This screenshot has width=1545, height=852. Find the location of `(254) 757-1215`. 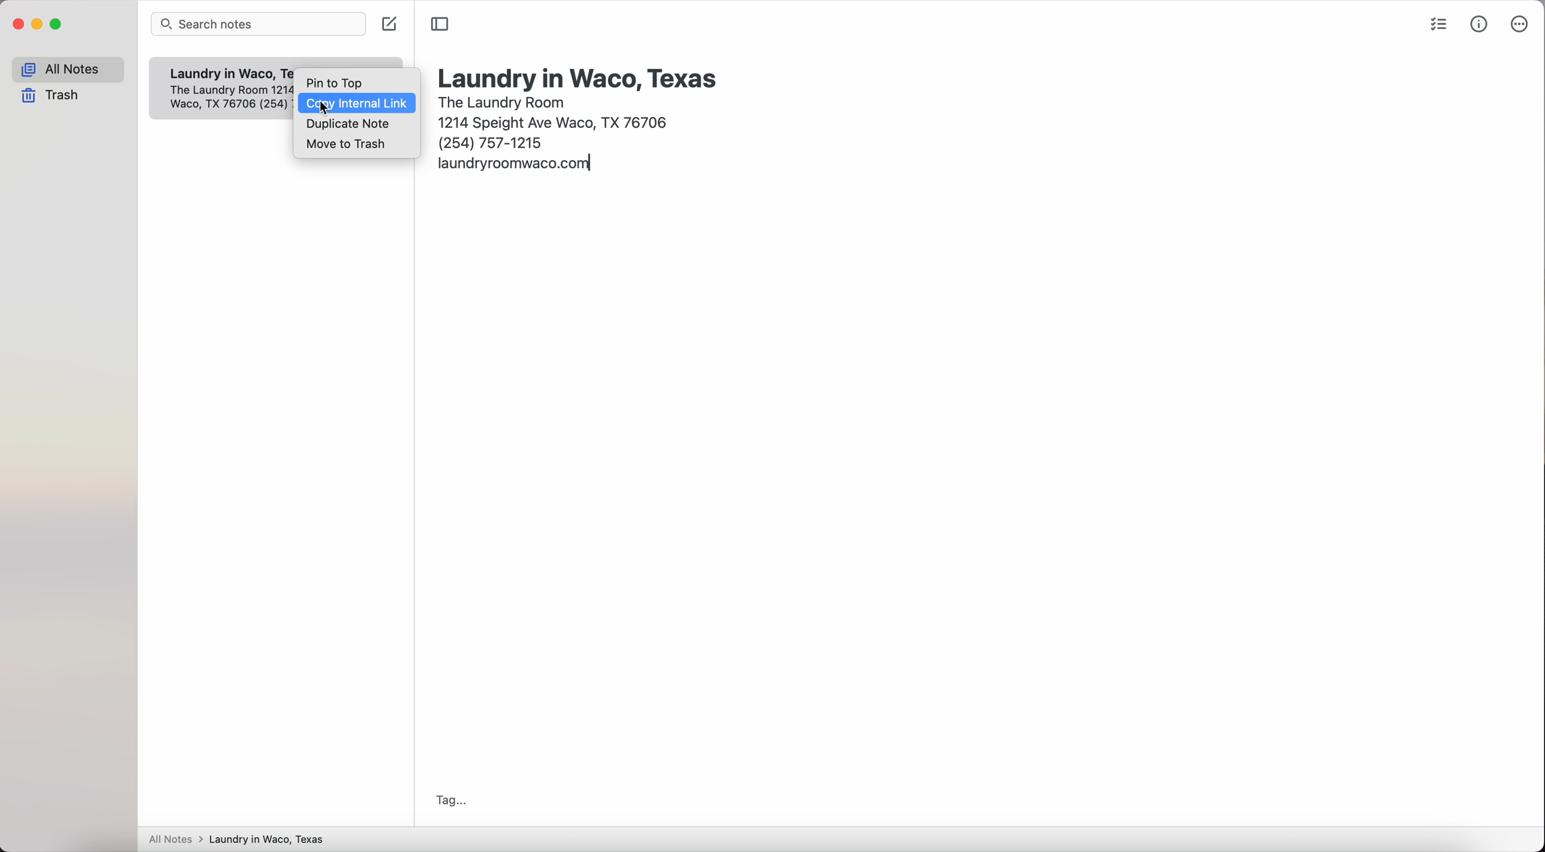

(254) 757-1215 is located at coordinates (492, 142).